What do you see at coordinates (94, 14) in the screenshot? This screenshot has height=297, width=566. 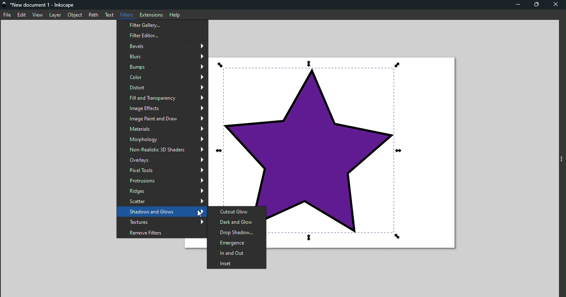 I see `Path` at bounding box center [94, 14].